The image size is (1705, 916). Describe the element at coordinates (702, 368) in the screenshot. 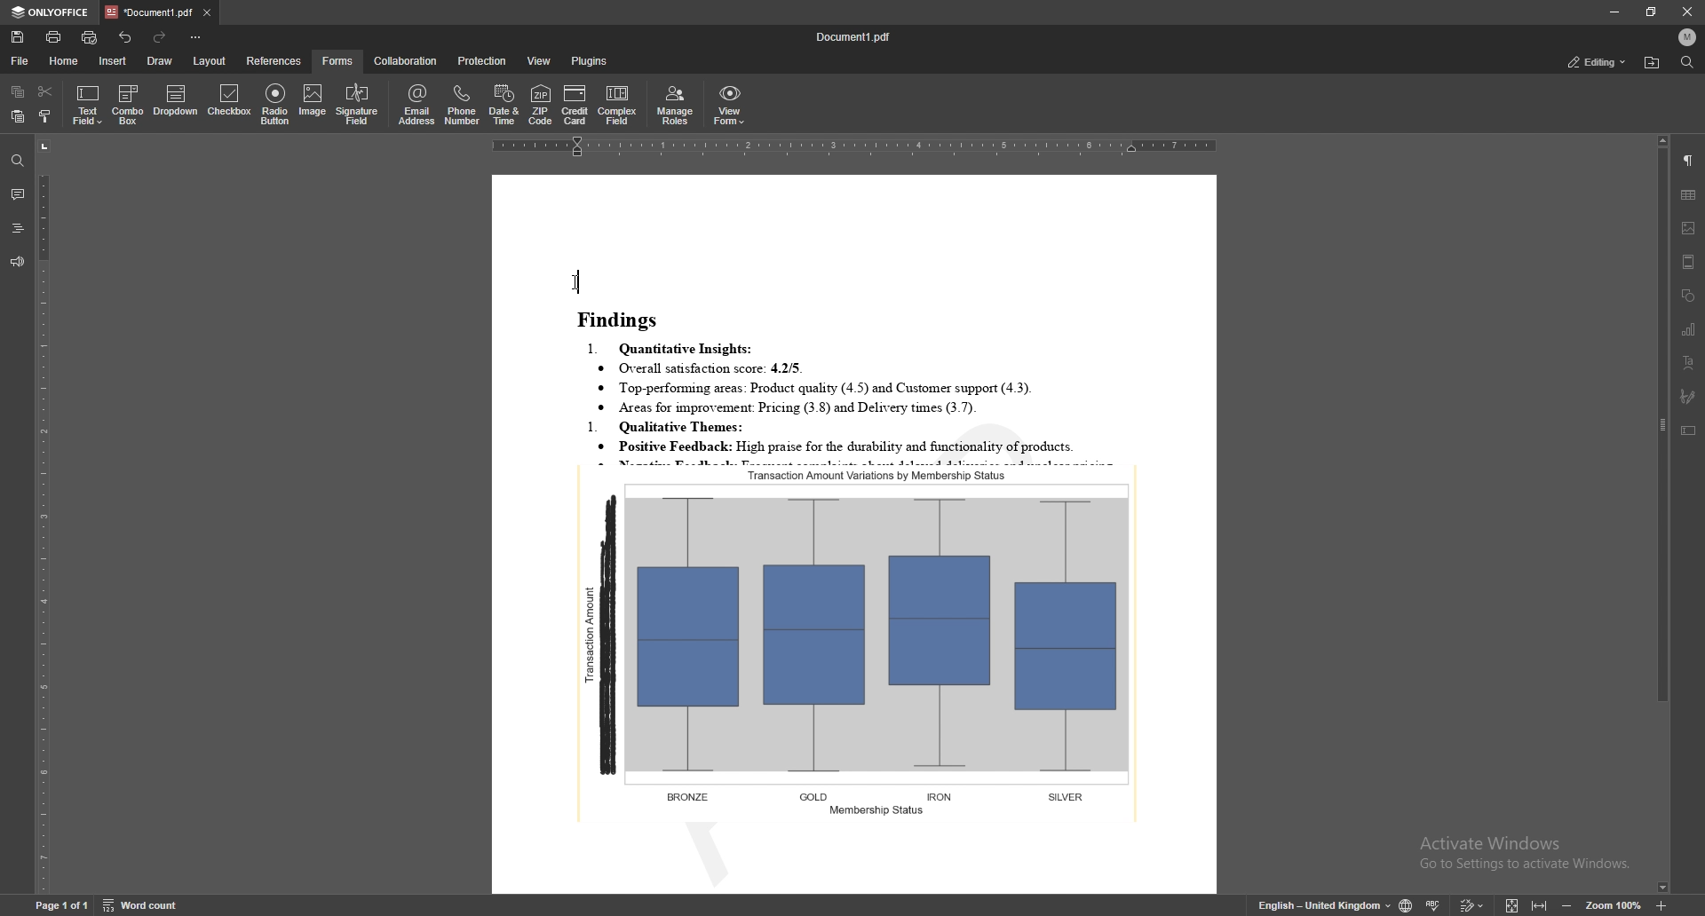

I see `® Overall satisfaction score: 4.2/5.` at that location.